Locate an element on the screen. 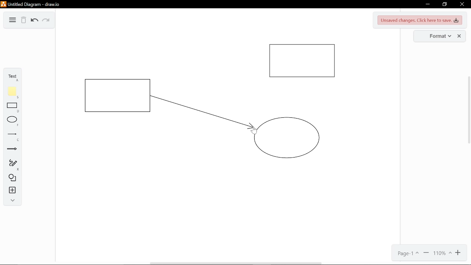  Unsaved changes. Click here to save is located at coordinates (420, 20).